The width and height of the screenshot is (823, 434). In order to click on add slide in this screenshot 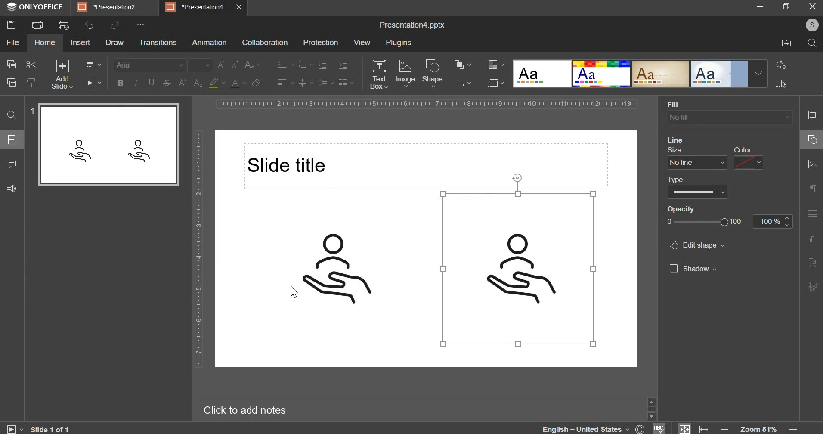, I will do `click(62, 75)`.